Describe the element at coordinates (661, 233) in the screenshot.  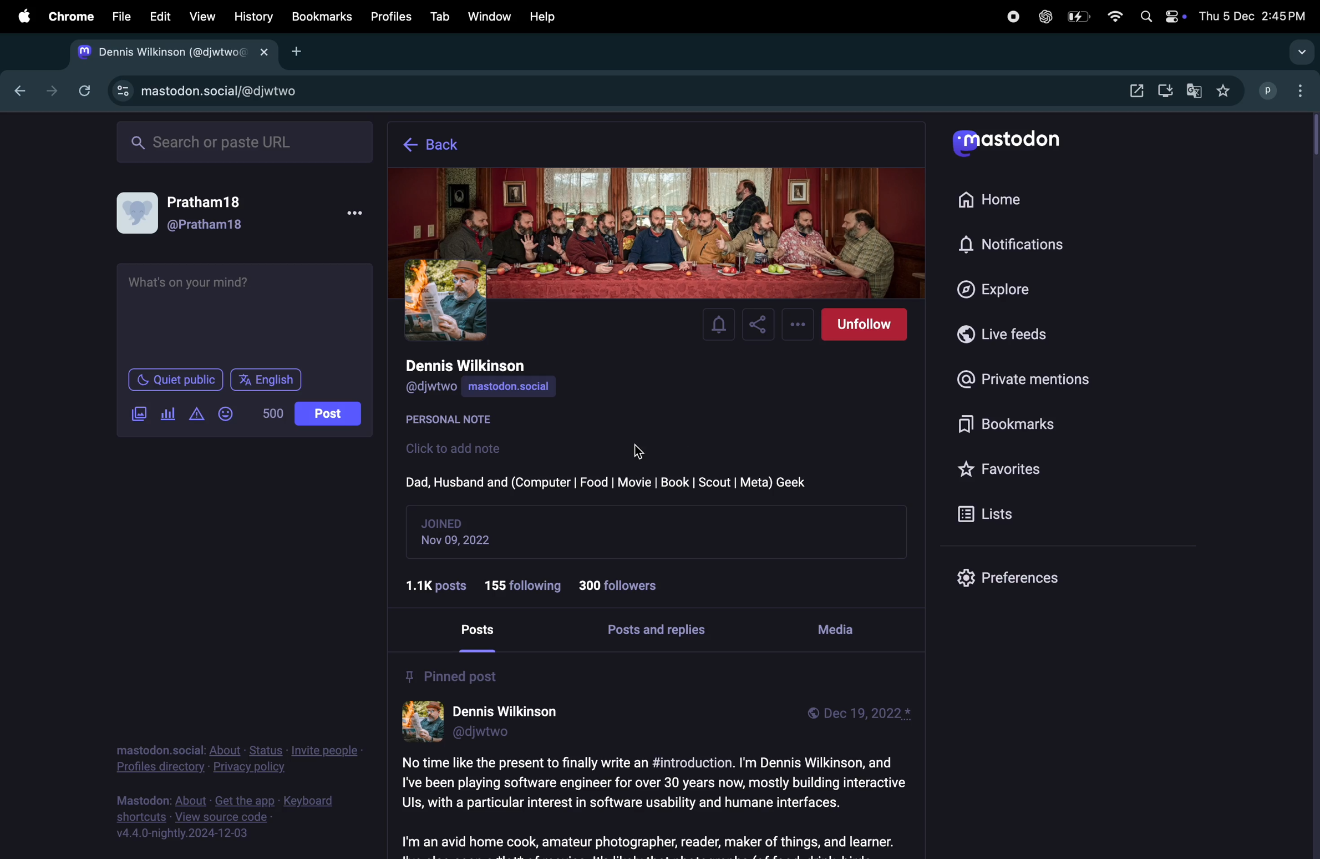
I see `profile display` at that location.